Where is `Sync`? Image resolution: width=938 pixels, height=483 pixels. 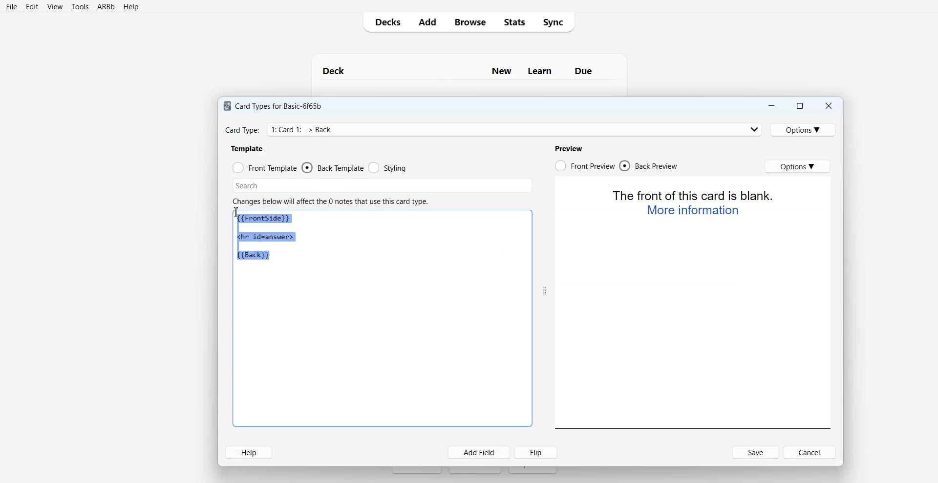 Sync is located at coordinates (556, 22).